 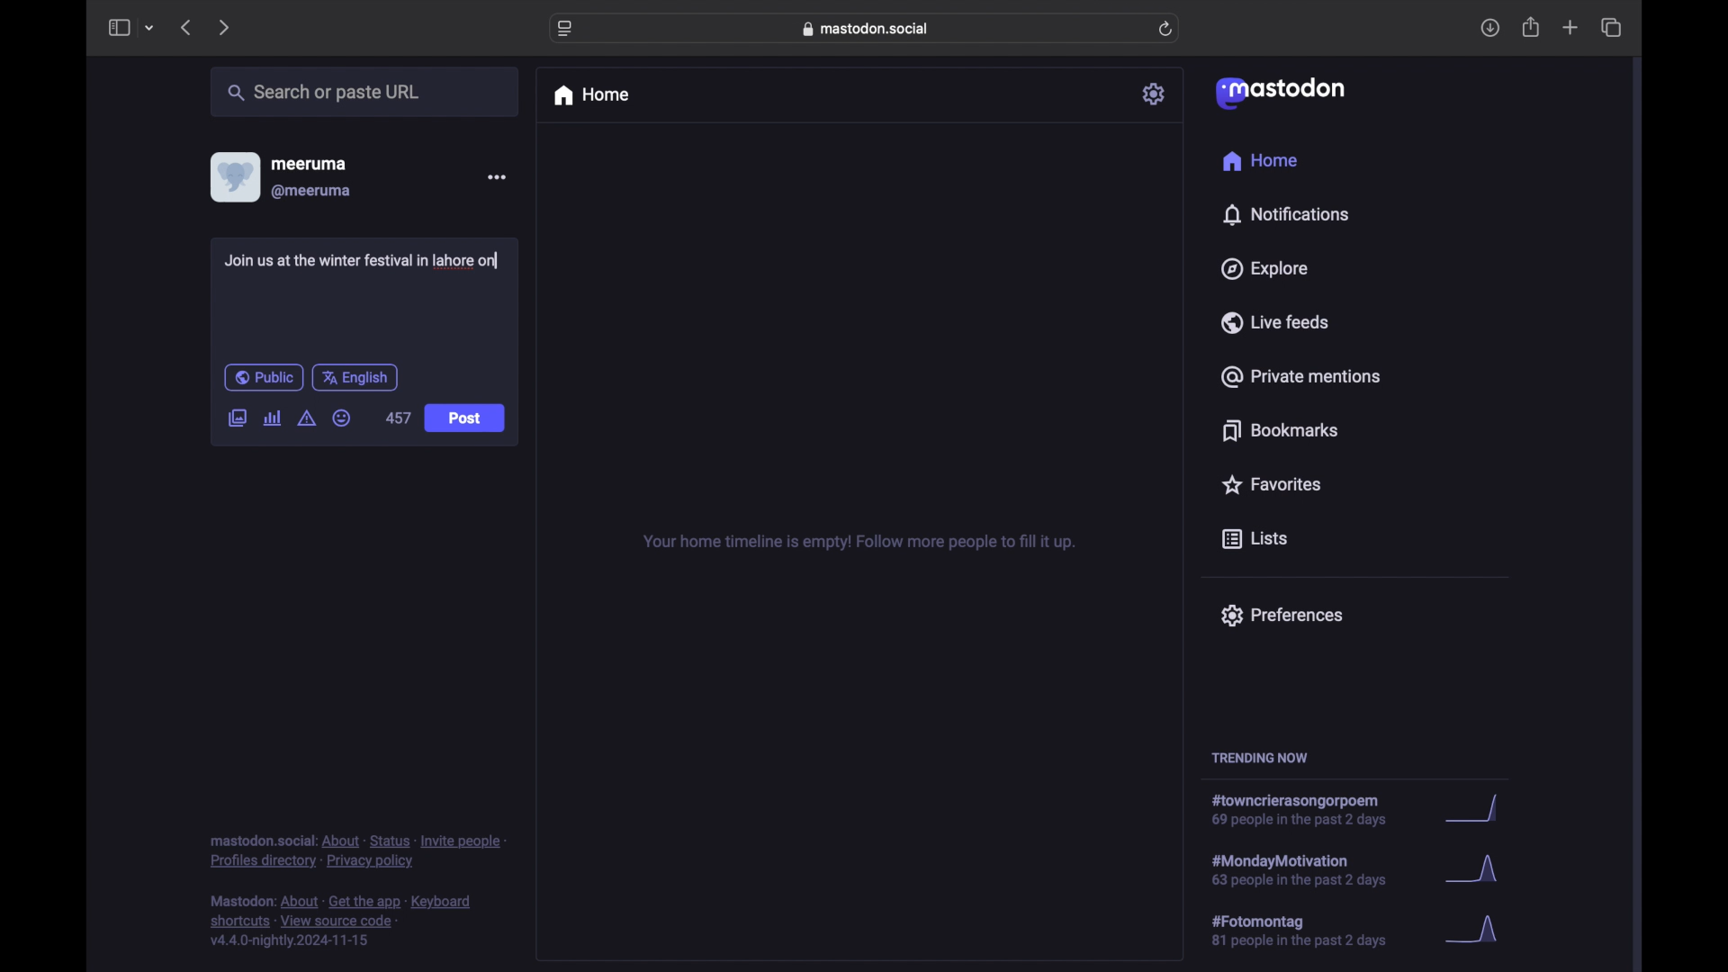 I want to click on footnote, so click(x=358, y=850).